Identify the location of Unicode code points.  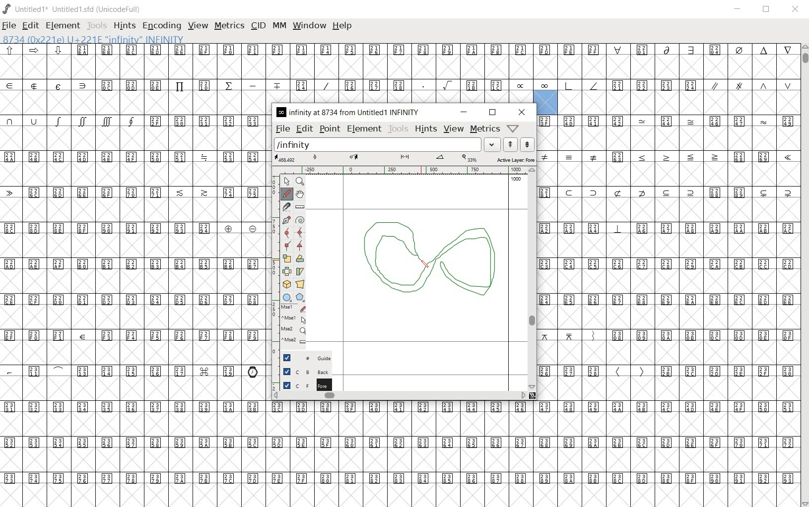
(728, 122).